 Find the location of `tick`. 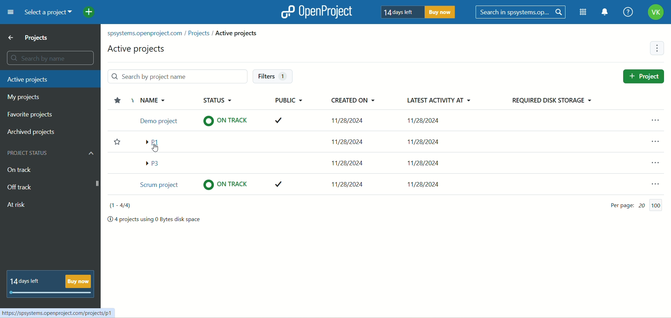

tick is located at coordinates (277, 120).